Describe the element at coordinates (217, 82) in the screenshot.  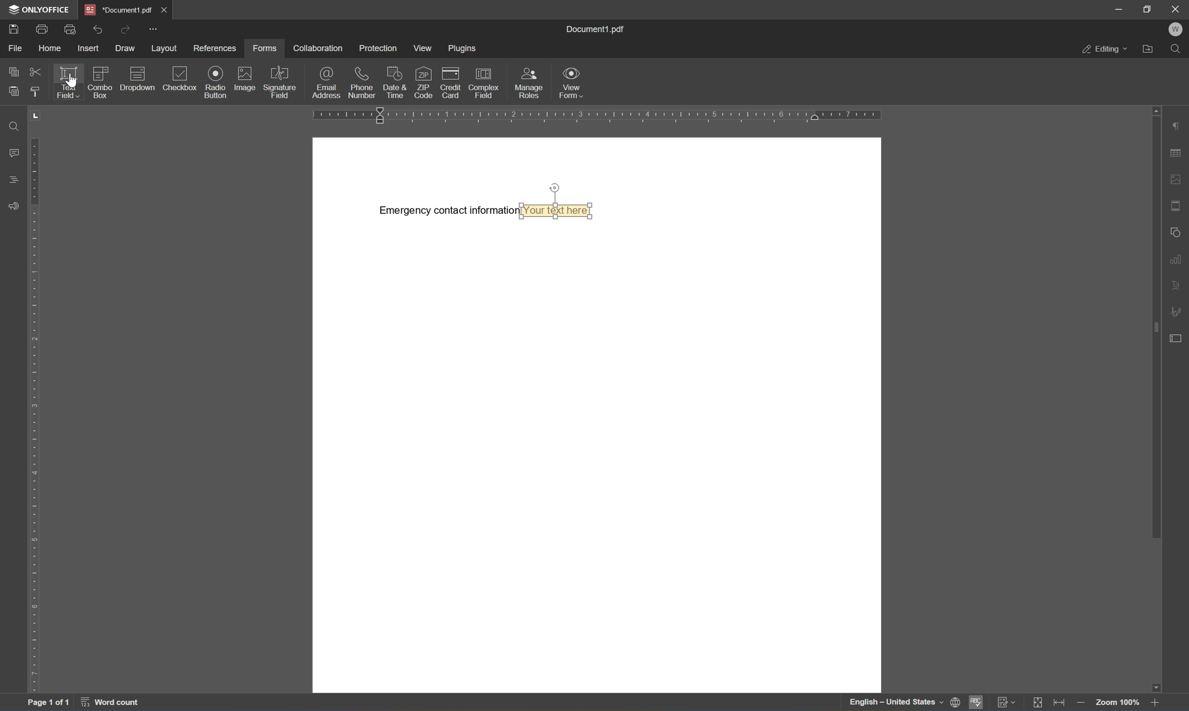
I see `radio button` at that location.